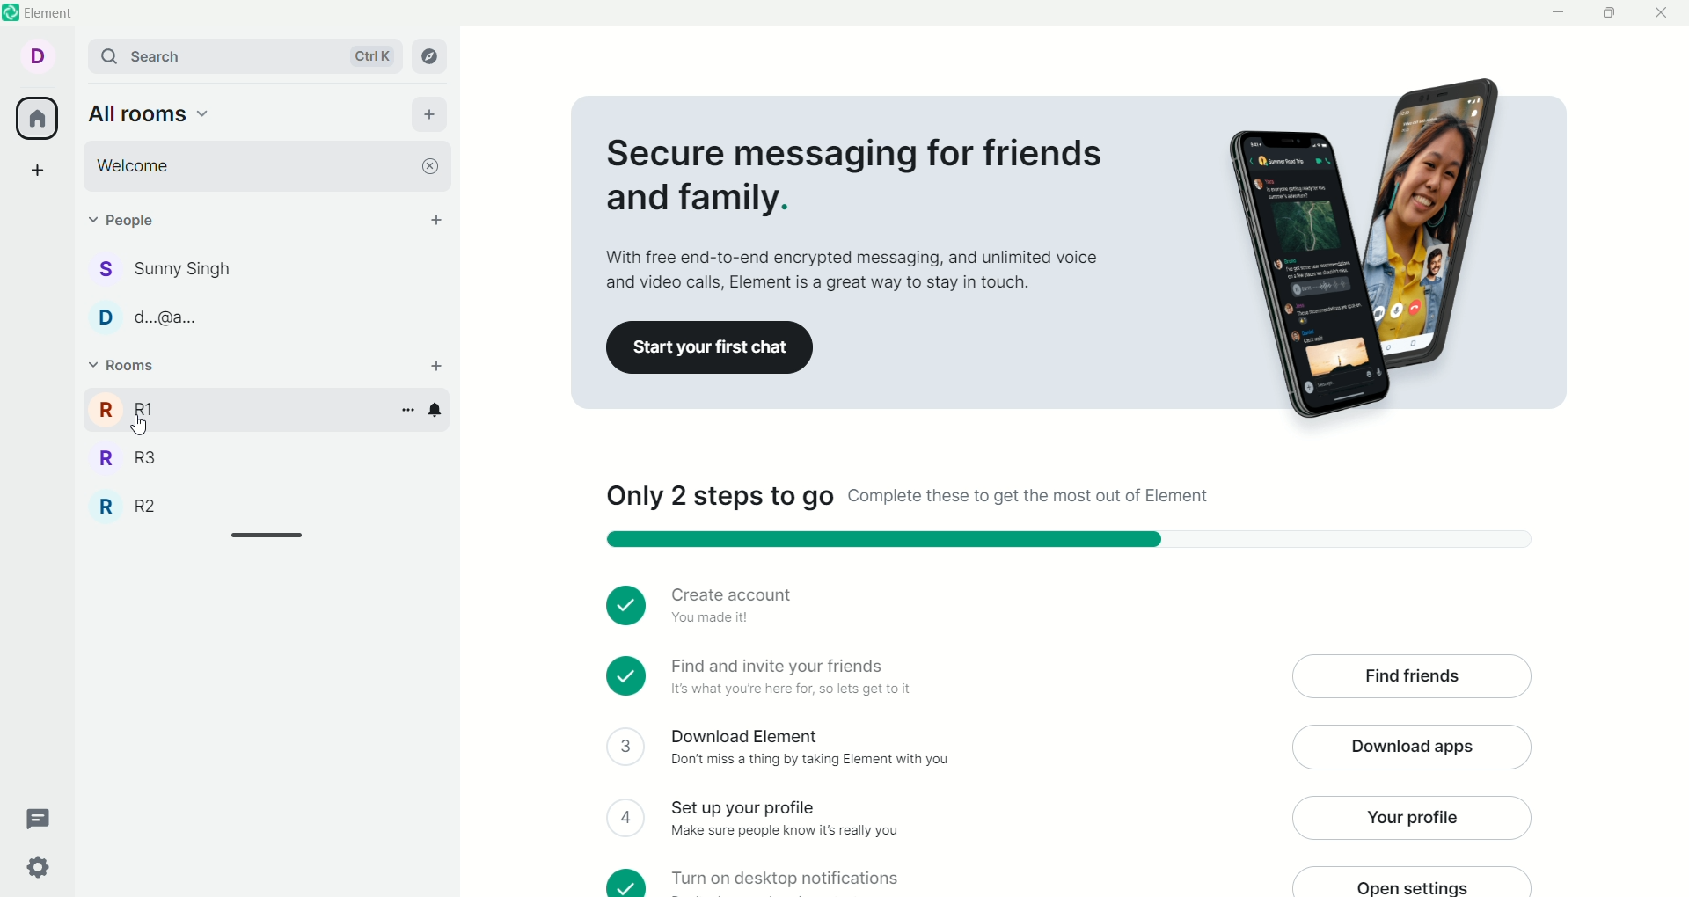  I want to click on Banner text, so click(858, 211).